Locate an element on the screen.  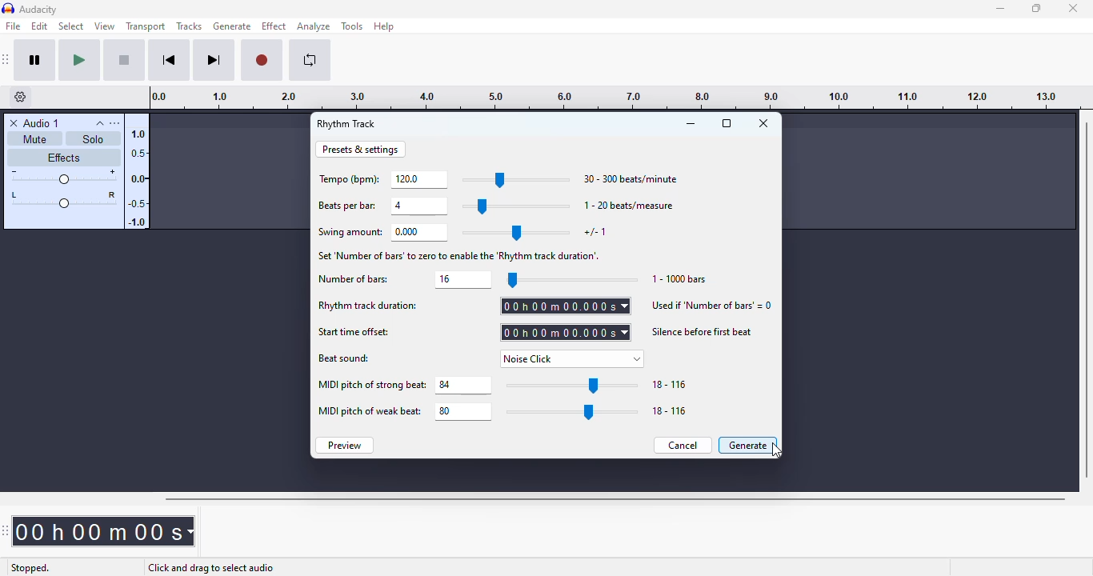
audacity time toolbar is located at coordinates (6, 530).